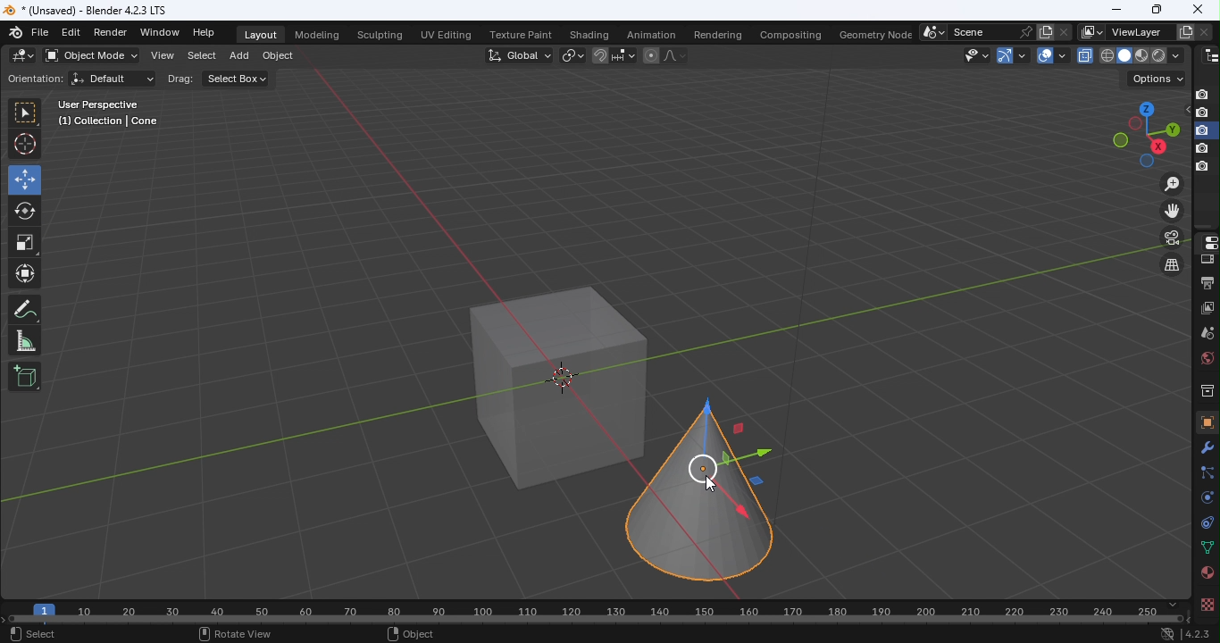 The image size is (1220, 643). What do you see at coordinates (24, 55) in the screenshot?
I see `Editor type` at bounding box center [24, 55].